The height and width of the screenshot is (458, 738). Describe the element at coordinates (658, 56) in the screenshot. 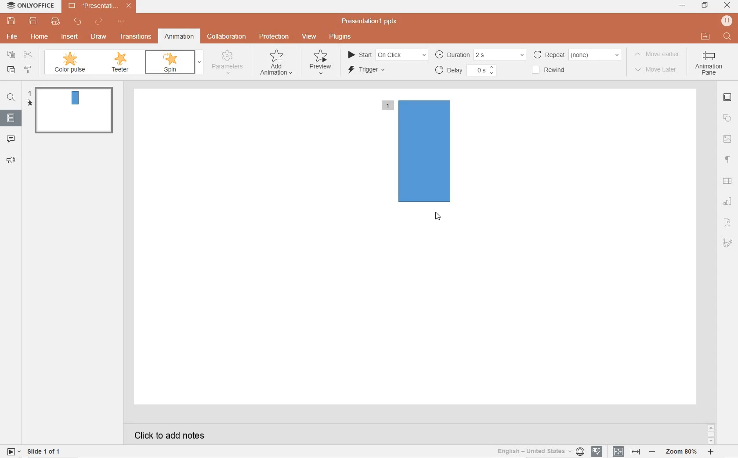

I see `move earlier` at that location.